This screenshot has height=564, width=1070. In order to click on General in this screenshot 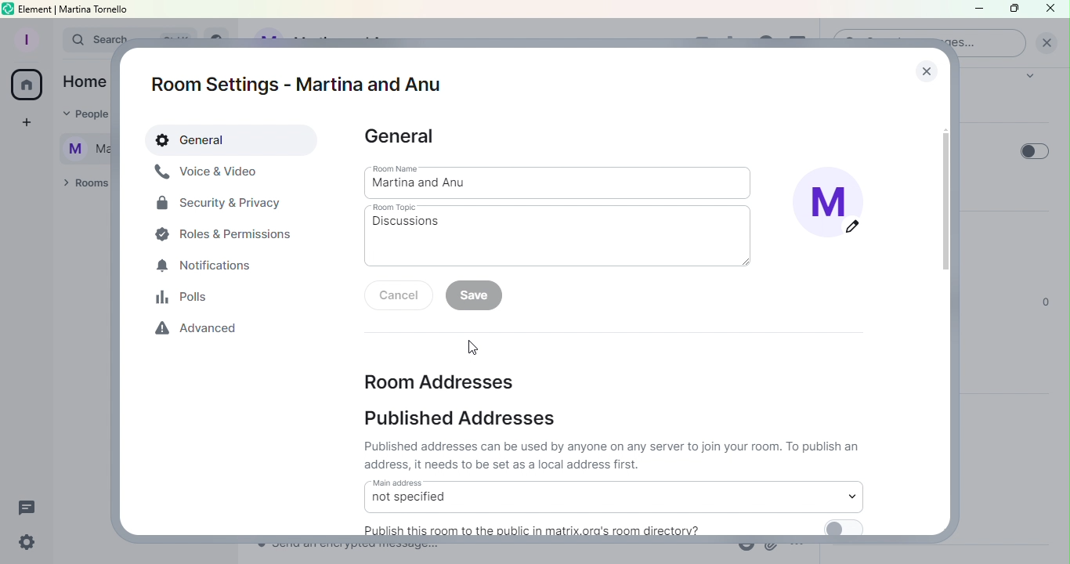, I will do `click(233, 141)`.